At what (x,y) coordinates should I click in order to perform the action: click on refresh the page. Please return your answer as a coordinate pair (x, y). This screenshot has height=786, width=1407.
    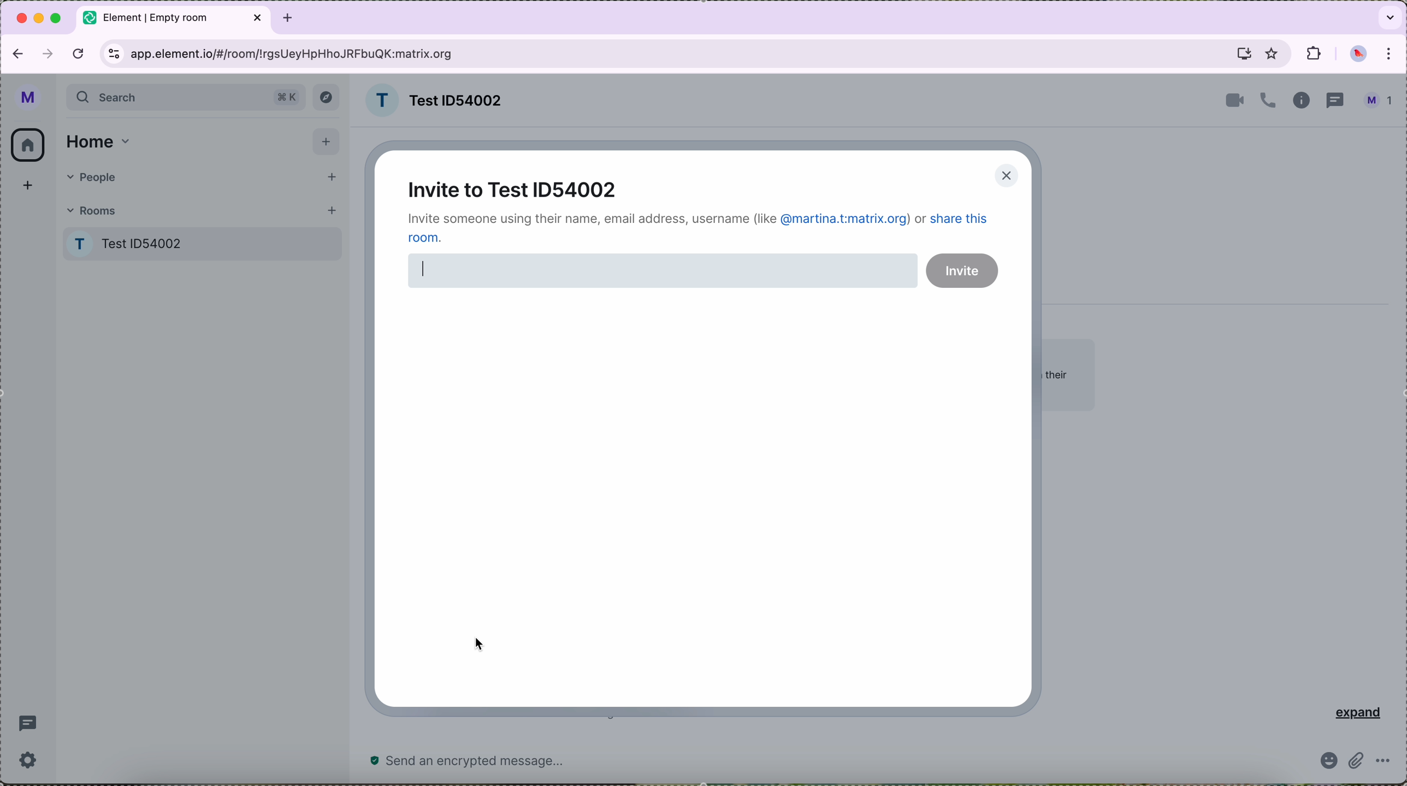
    Looking at the image, I should click on (79, 53).